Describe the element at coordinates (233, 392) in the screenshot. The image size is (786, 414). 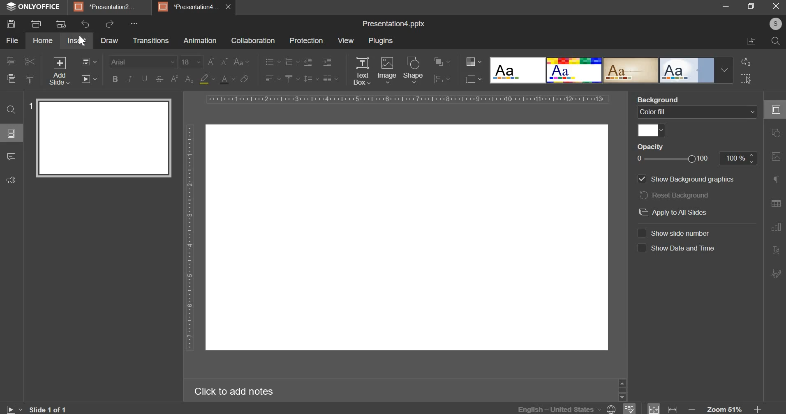
I see `click to add notes` at that location.